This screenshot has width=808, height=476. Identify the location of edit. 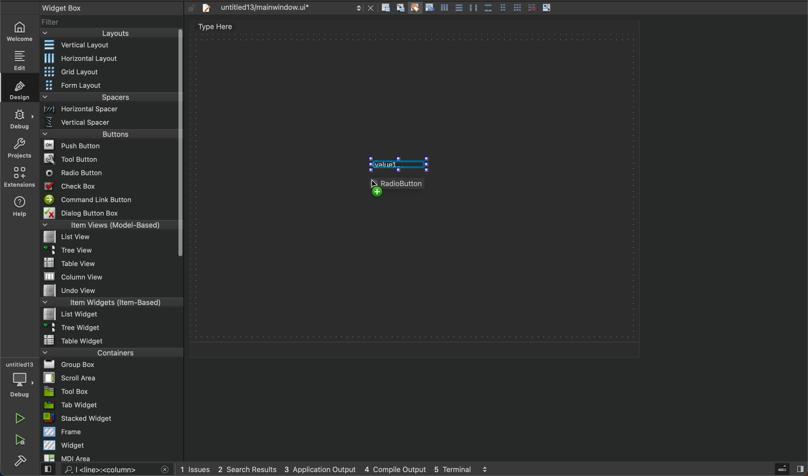
(23, 58).